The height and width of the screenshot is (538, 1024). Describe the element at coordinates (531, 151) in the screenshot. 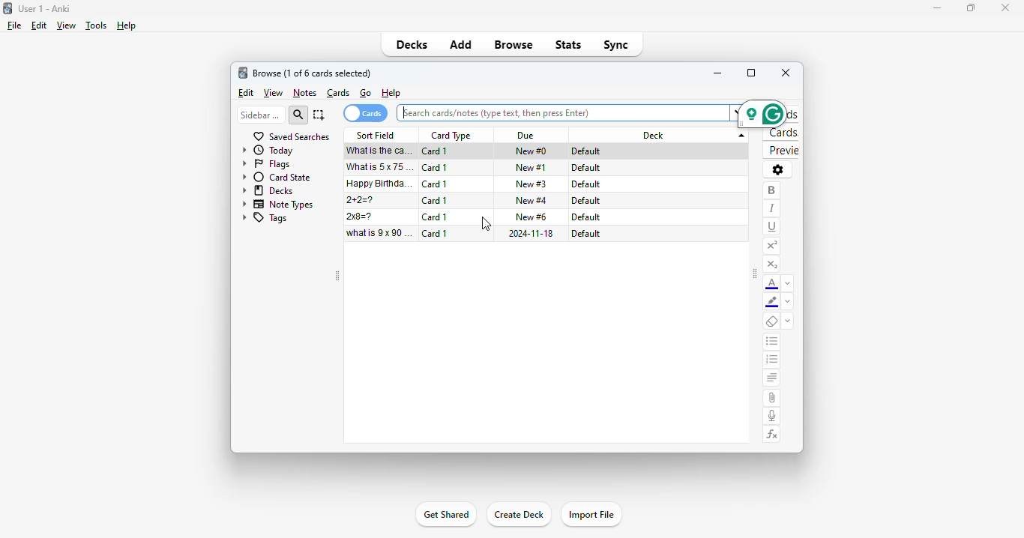

I see `new #0` at that location.